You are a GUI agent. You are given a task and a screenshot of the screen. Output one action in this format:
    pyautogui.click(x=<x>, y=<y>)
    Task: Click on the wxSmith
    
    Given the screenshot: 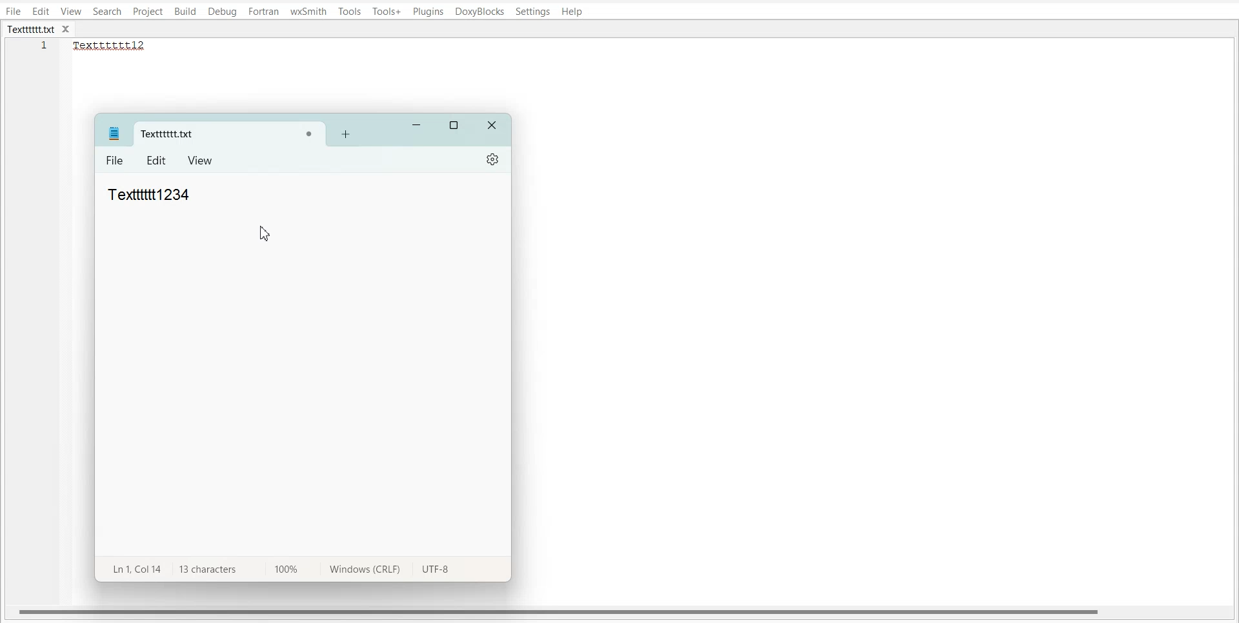 What is the action you would take?
    pyautogui.click(x=309, y=11)
    